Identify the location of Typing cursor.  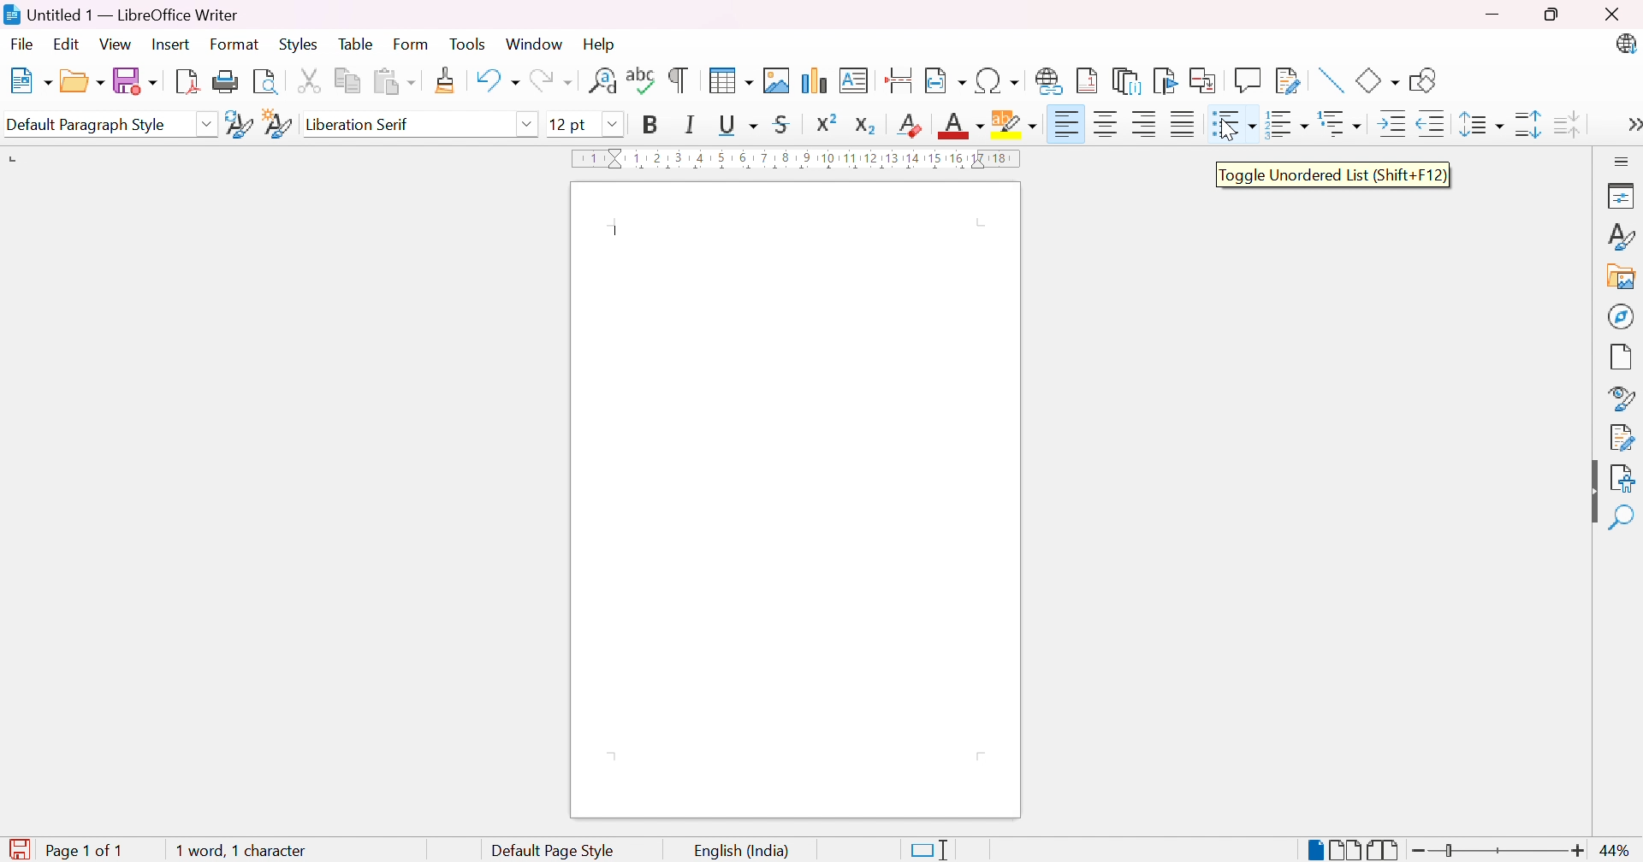
(620, 233).